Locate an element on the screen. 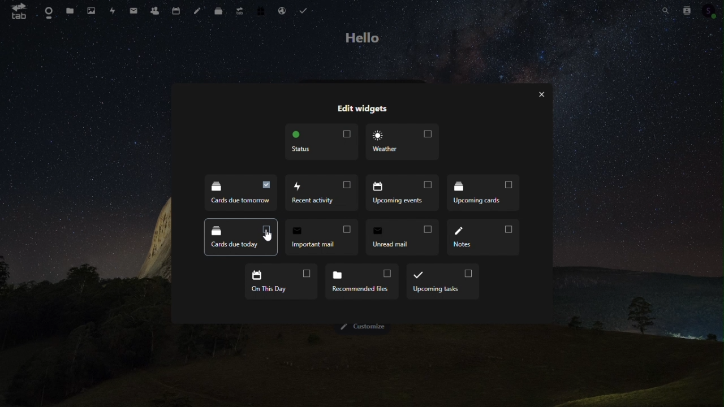 Image resolution: width=724 pixels, height=407 pixels. Activity is located at coordinates (111, 10).